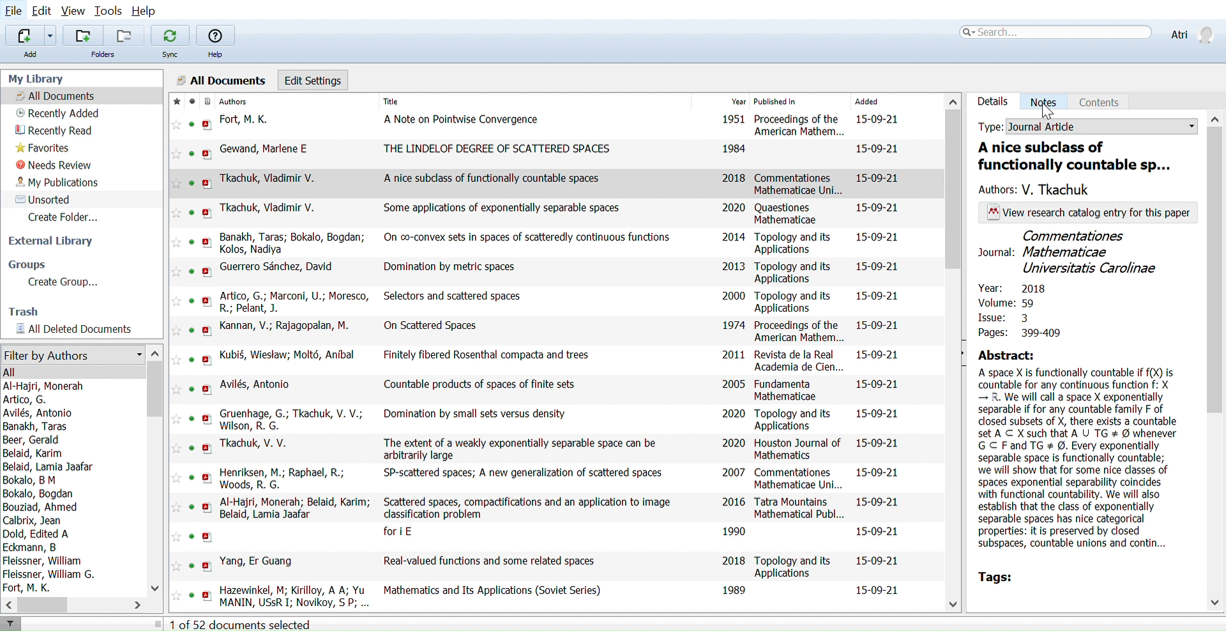 This screenshot has width=1226, height=631. Describe the element at coordinates (734, 354) in the screenshot. I see `2011` at that location.